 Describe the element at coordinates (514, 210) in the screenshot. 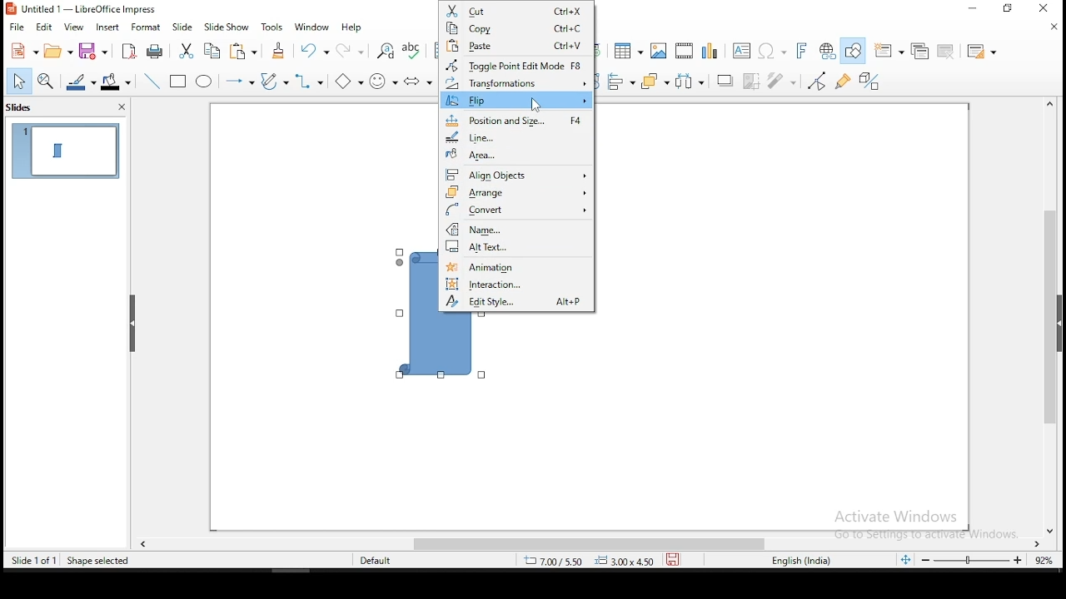

I see `convert` at that location.